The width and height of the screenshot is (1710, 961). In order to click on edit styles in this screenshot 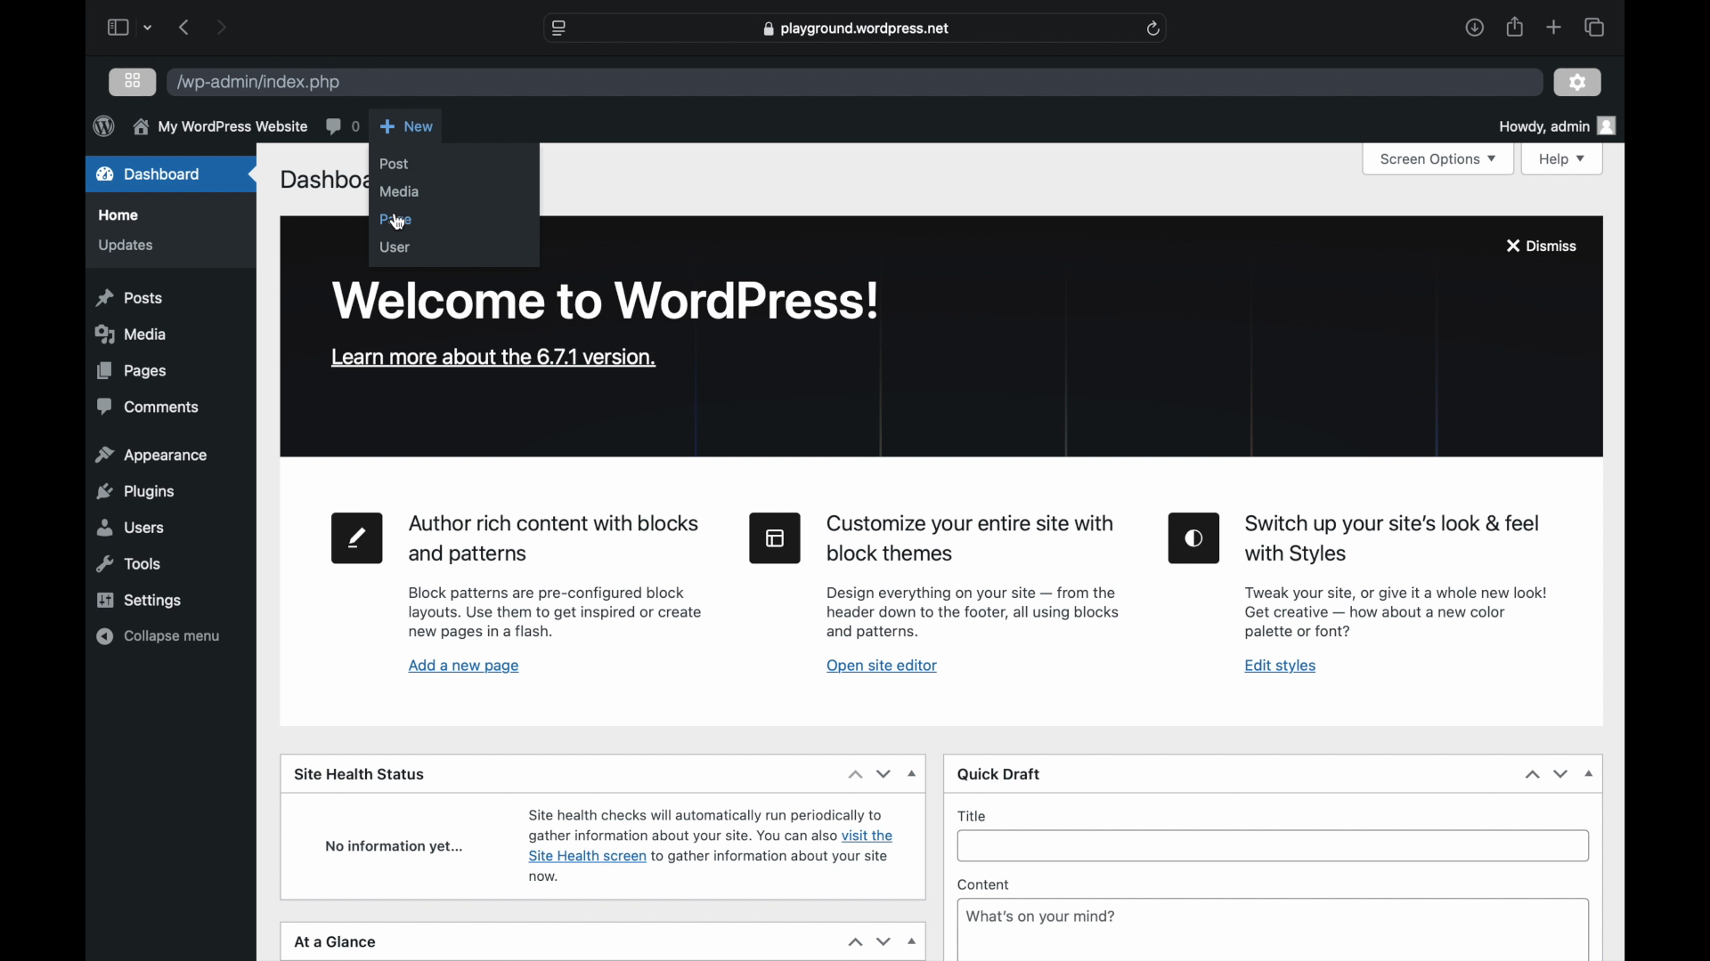, I will do `click(1282, 667)`.